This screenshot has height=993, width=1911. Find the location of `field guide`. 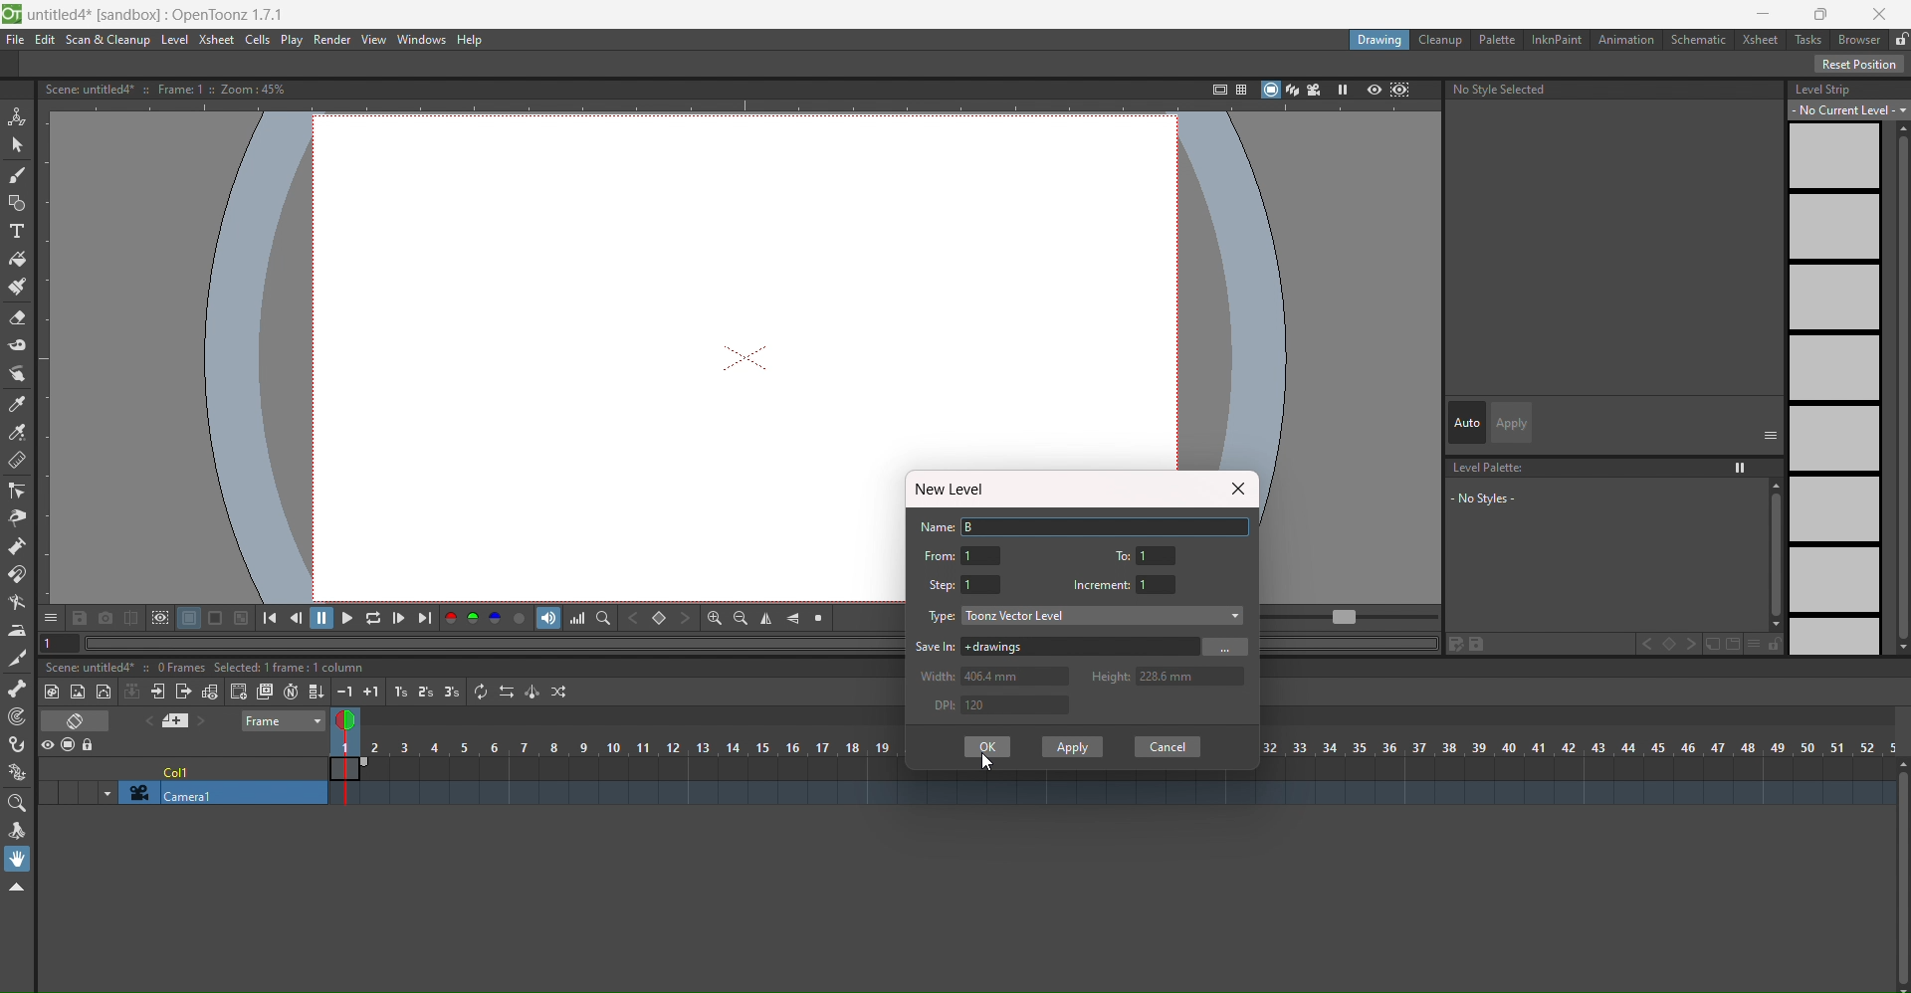

field guide is located at coordinates (1239, 89).